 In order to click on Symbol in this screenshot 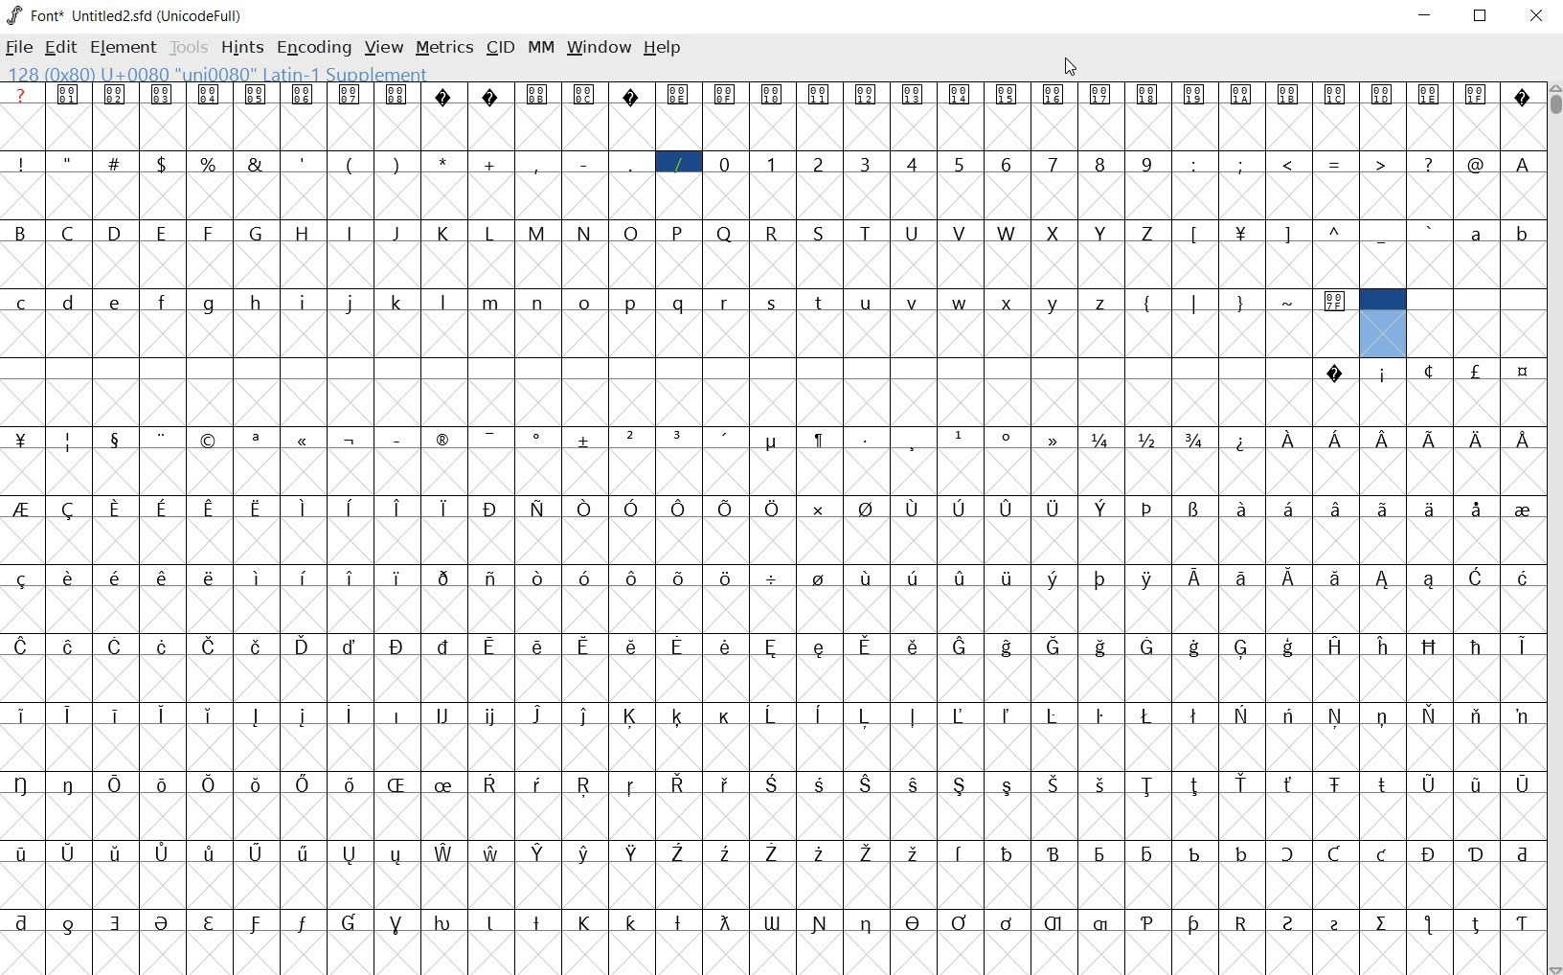, I will do `click(1147, 852)`.